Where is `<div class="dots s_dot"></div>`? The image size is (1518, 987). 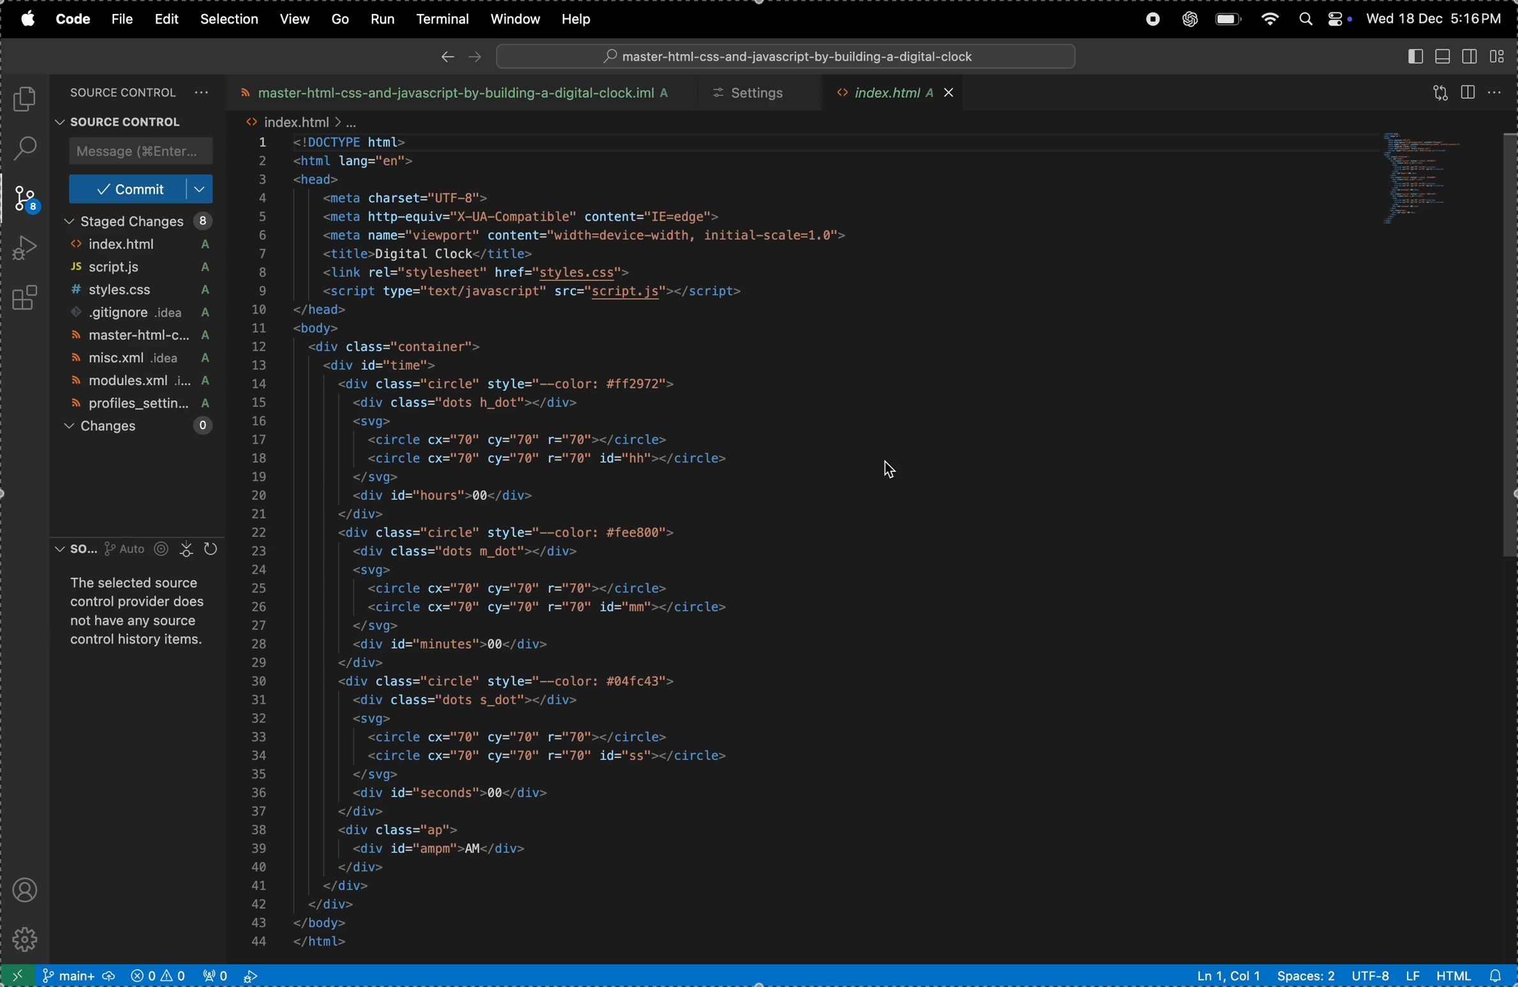 <div class="dots s_dot"></div> is located at coordinates (478, 701).